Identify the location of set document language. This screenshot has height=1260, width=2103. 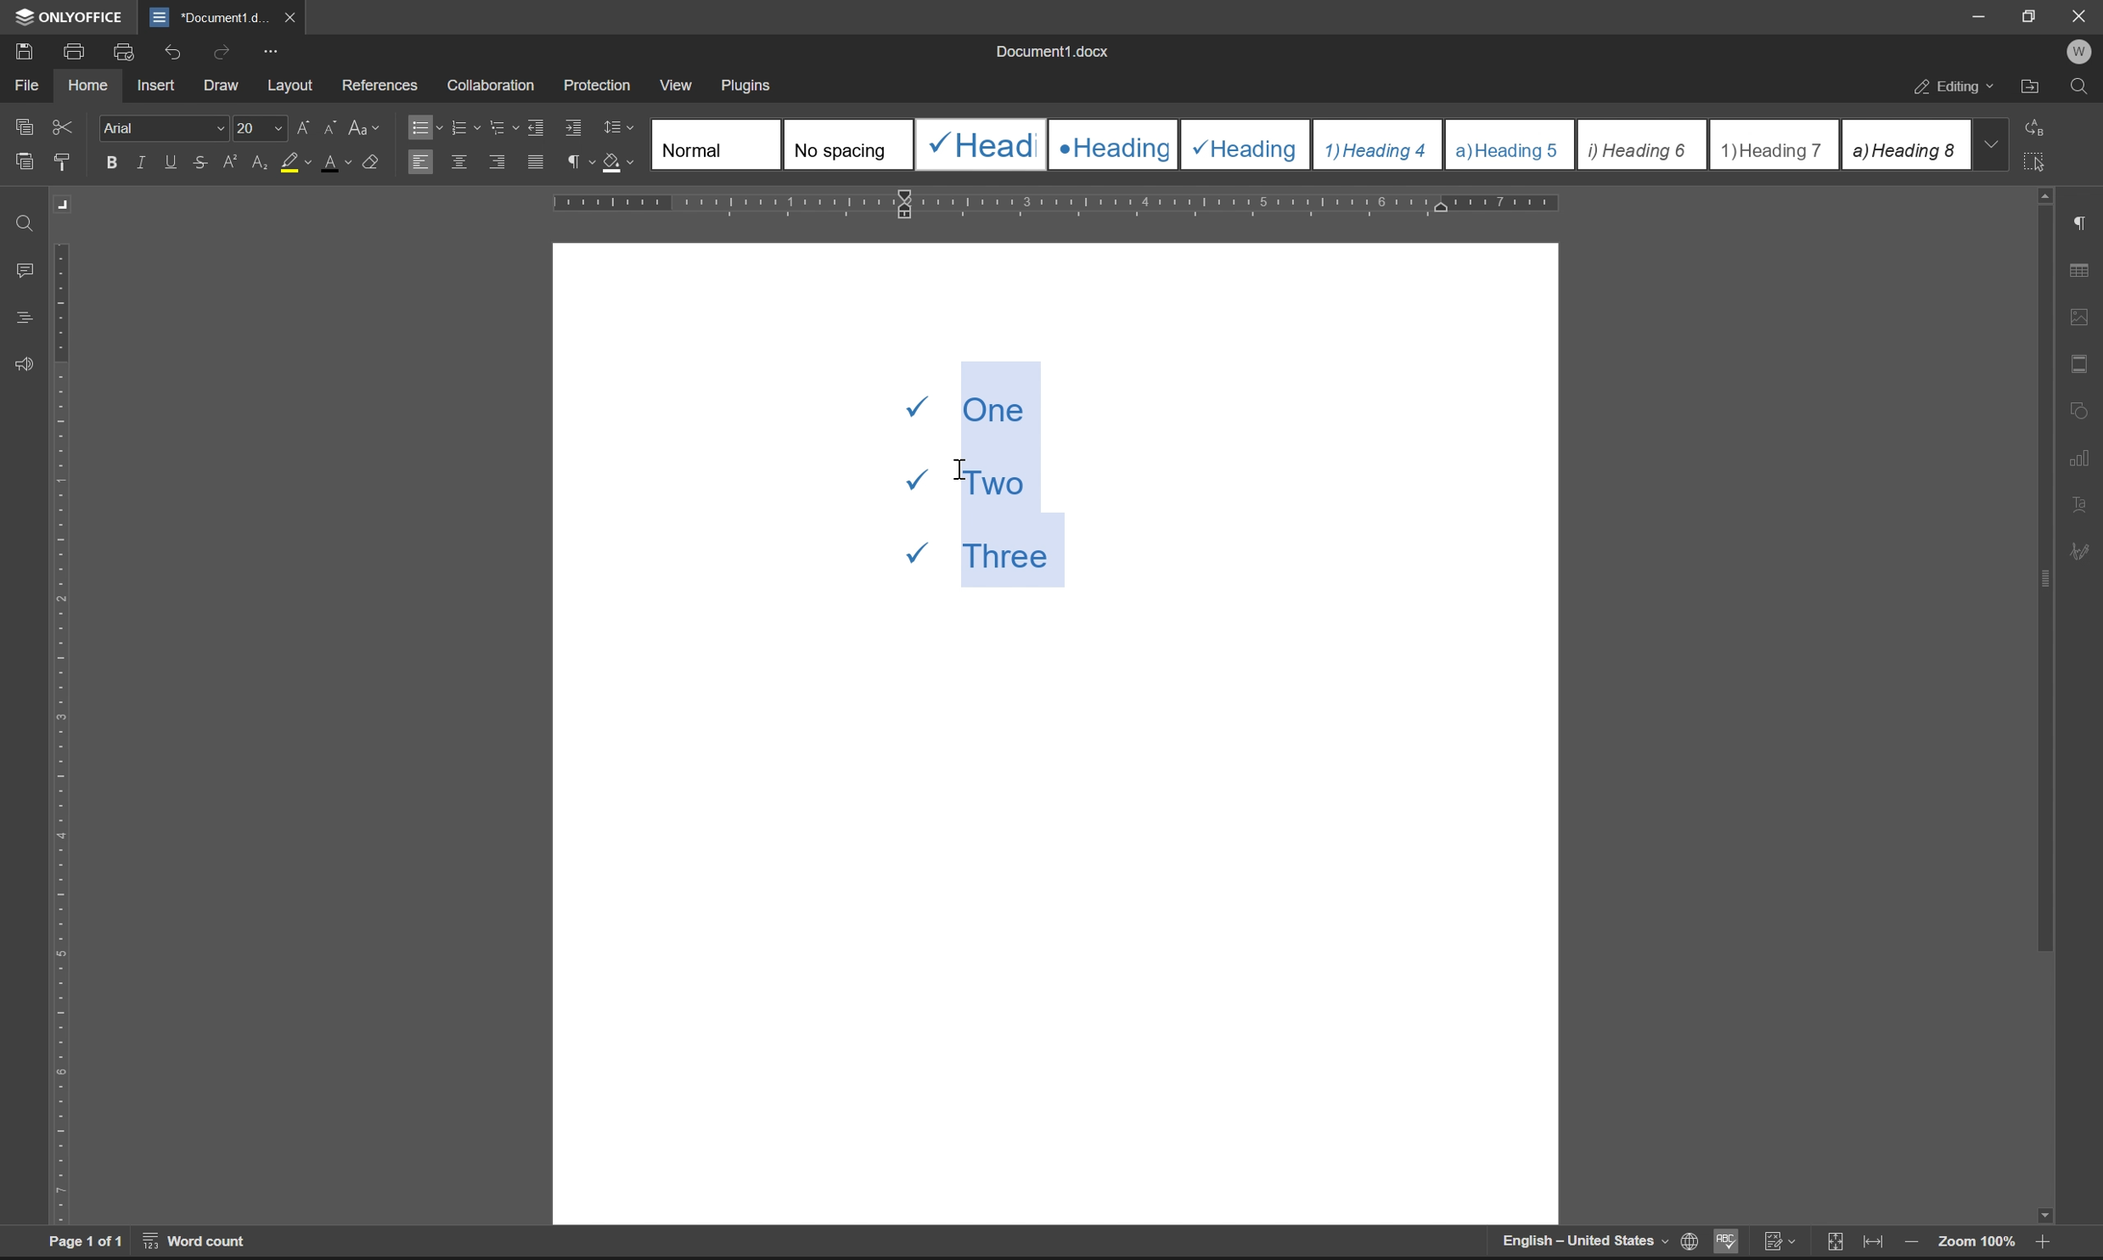
(1686, 1241).